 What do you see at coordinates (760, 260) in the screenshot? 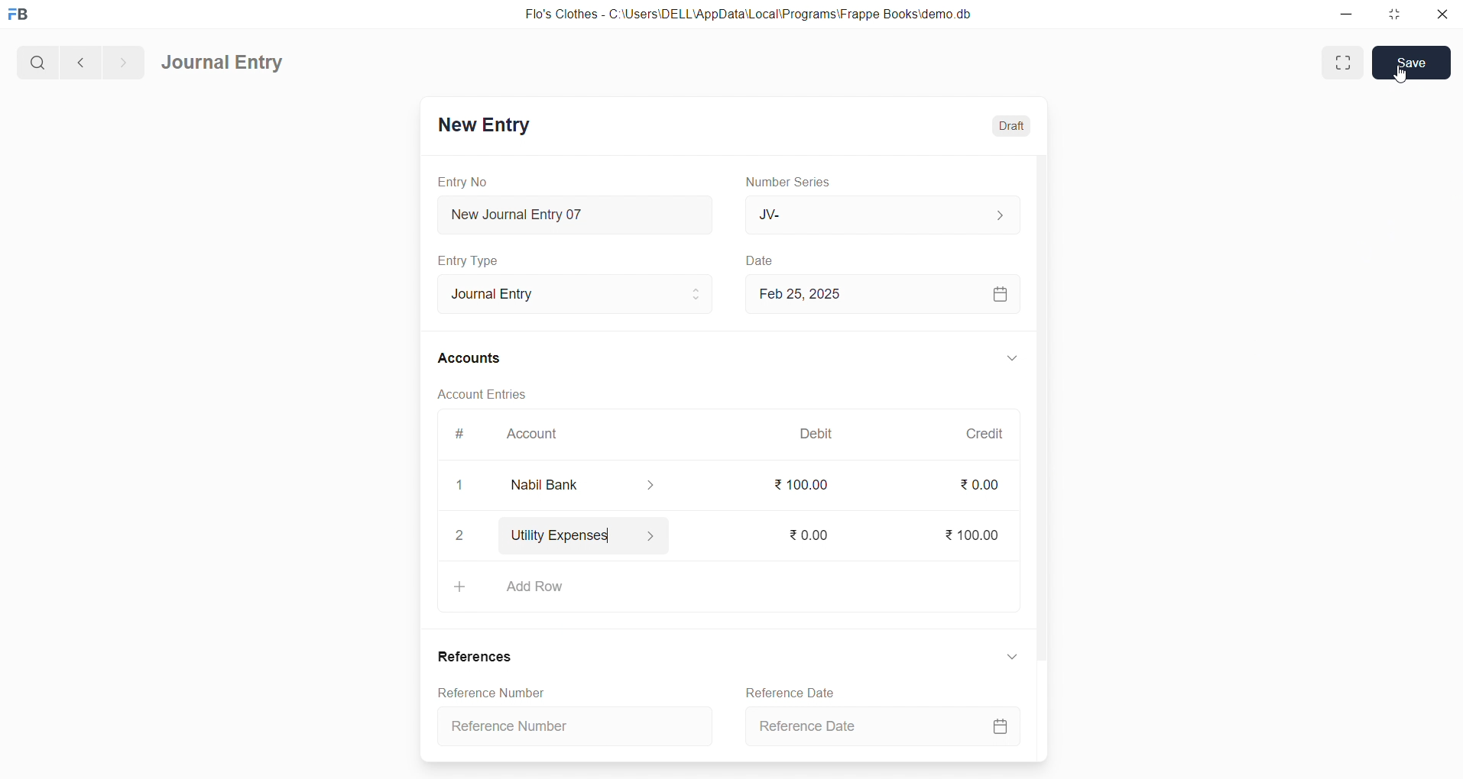
I see `Date` at bounding box center [760, 260].